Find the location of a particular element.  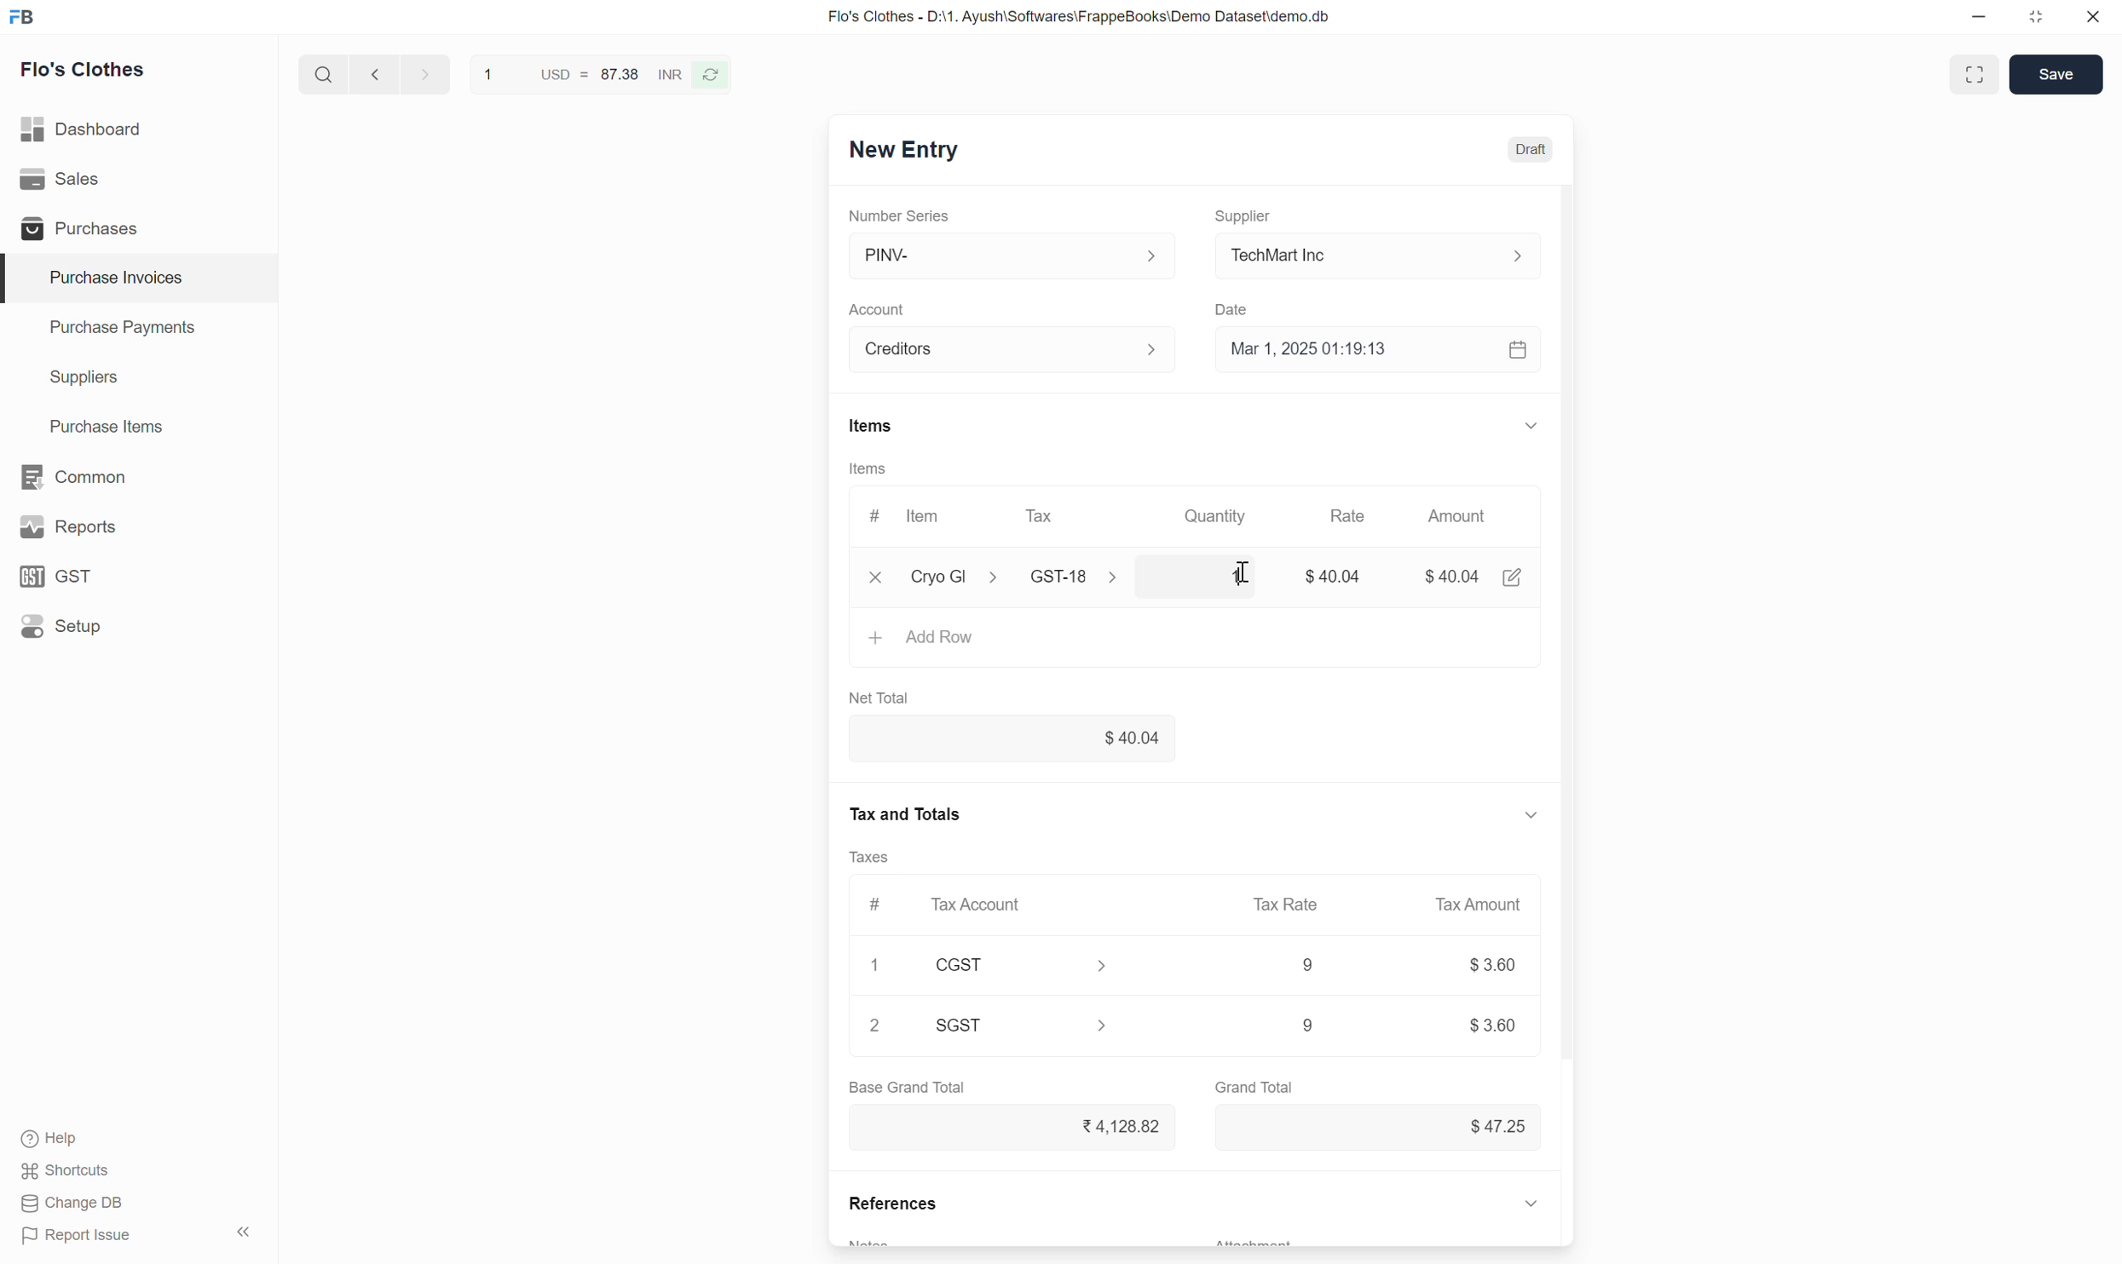

Purchase Payments is located at coordinates (121, 331).